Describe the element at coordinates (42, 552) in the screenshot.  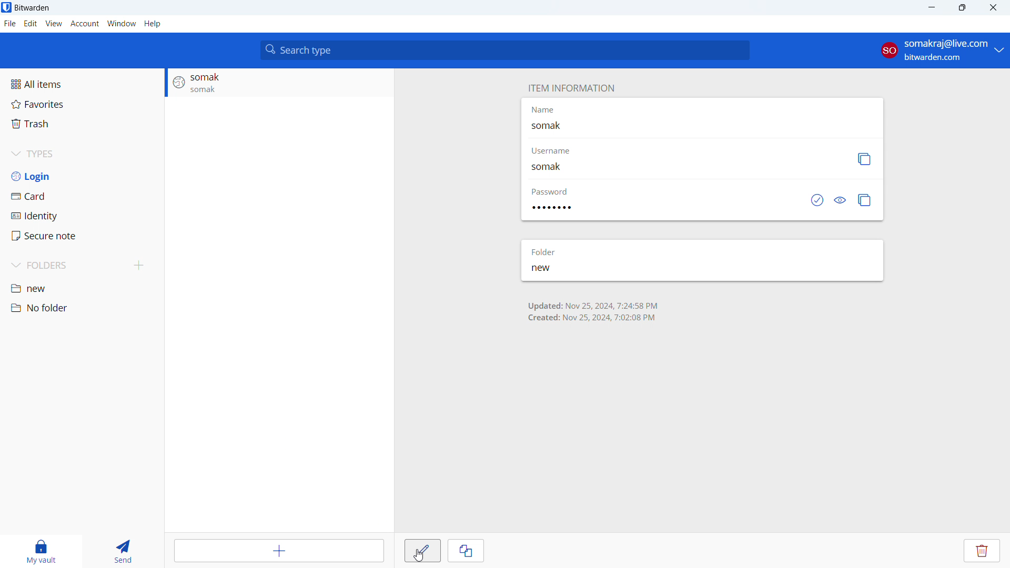
I see `my vault` at that location.